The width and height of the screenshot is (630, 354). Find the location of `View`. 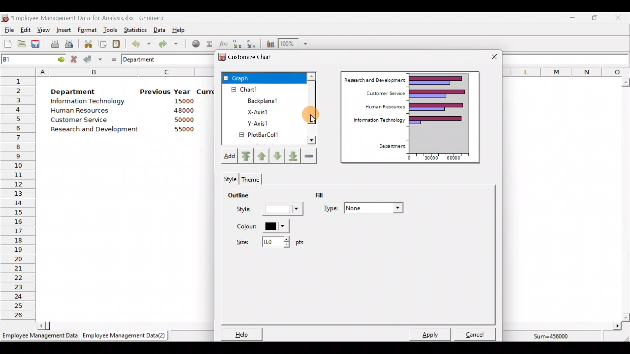

View is located at coordinates (43, 30).